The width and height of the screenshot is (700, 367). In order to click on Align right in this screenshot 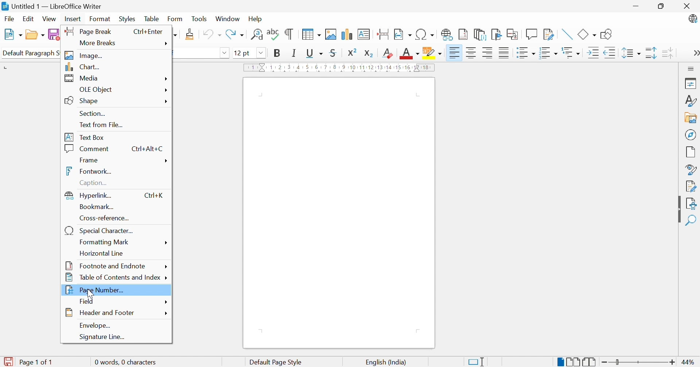, I will do `click(487, 53)`.